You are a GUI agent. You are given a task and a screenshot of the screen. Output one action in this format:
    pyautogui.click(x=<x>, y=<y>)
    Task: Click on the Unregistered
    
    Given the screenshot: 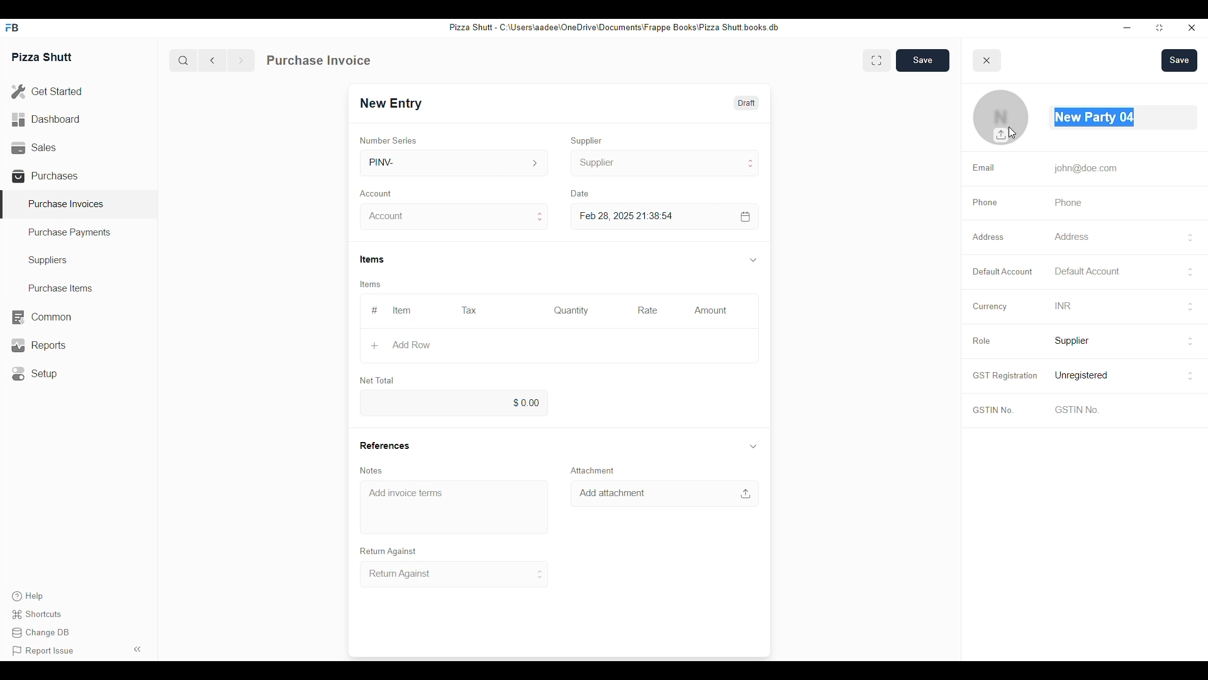 What is the action you would take?
    pyautogui.click(x=1083, y=375)
    